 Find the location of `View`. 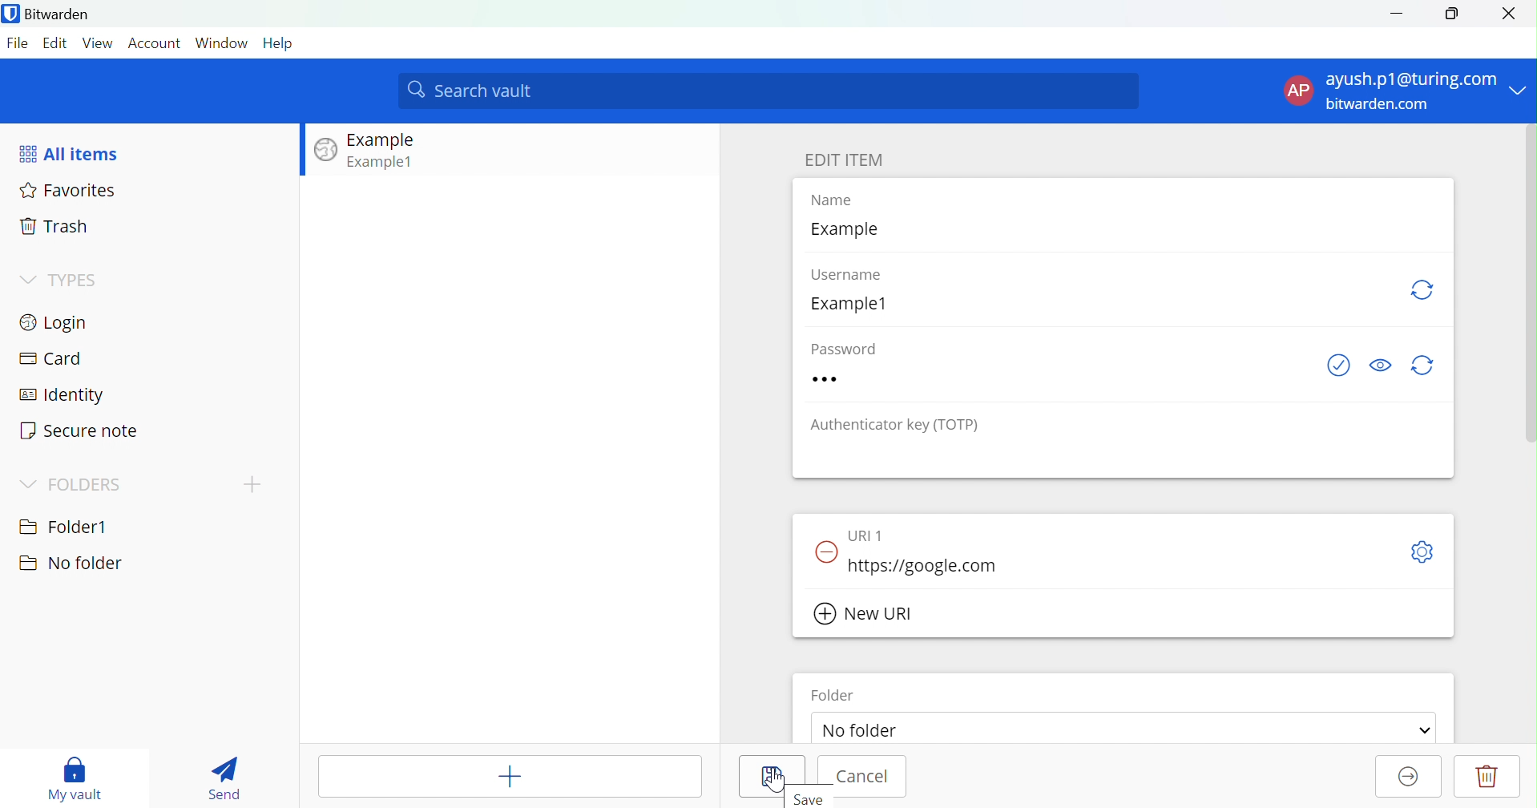

View is located at coordinates (99, 42).